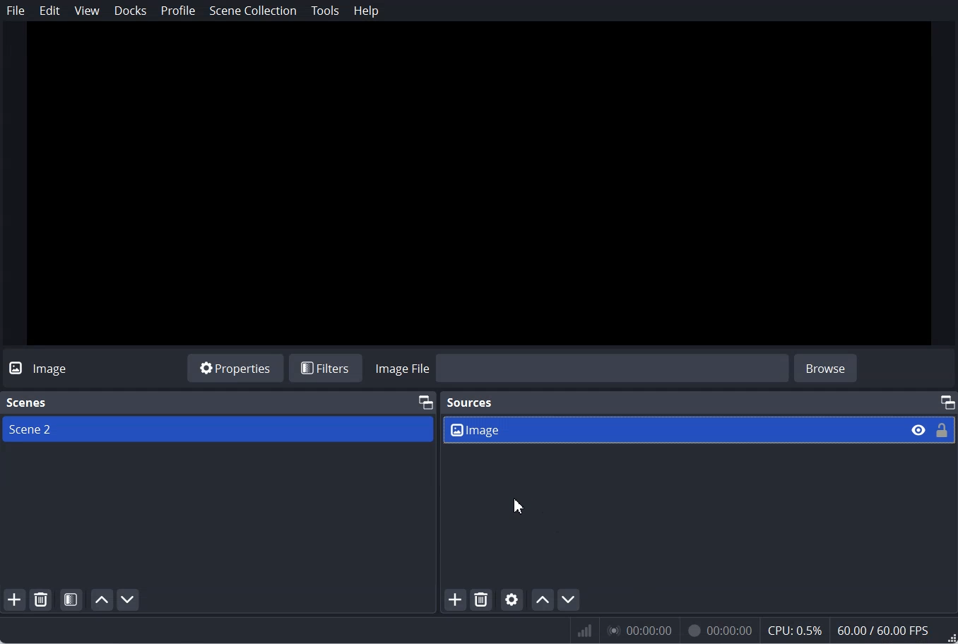 Image resolution: width=958 pixels, height=644 pixels. What do you see at coordinates (27, 403) in the screenshot?
I see `Text` at bounding box center [27, 403].